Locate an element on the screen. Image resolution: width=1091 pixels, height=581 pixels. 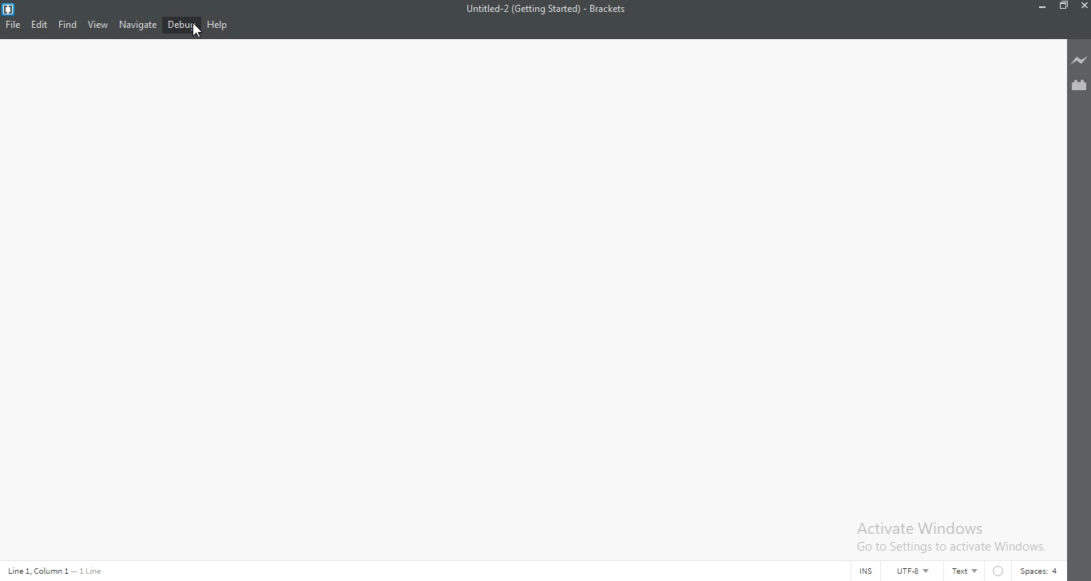
navigate is located at coordinates (137, 25).